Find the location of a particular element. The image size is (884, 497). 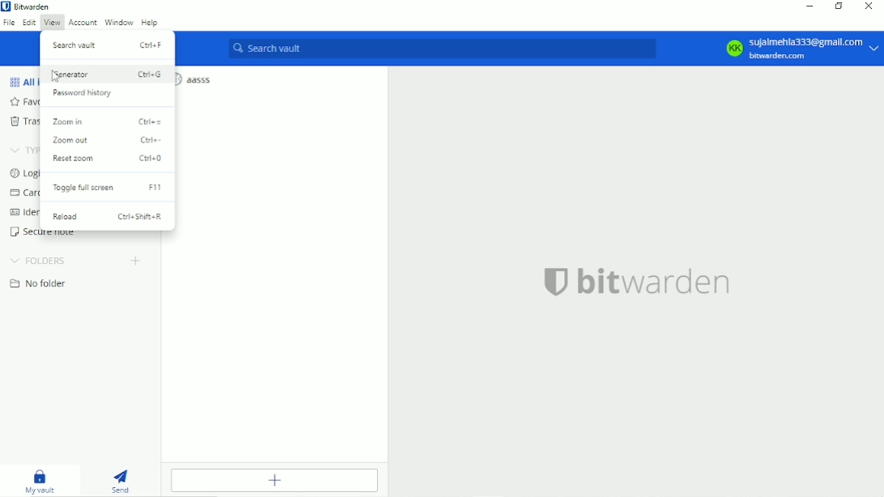

Zoom out is located at coordinates (110, 141).